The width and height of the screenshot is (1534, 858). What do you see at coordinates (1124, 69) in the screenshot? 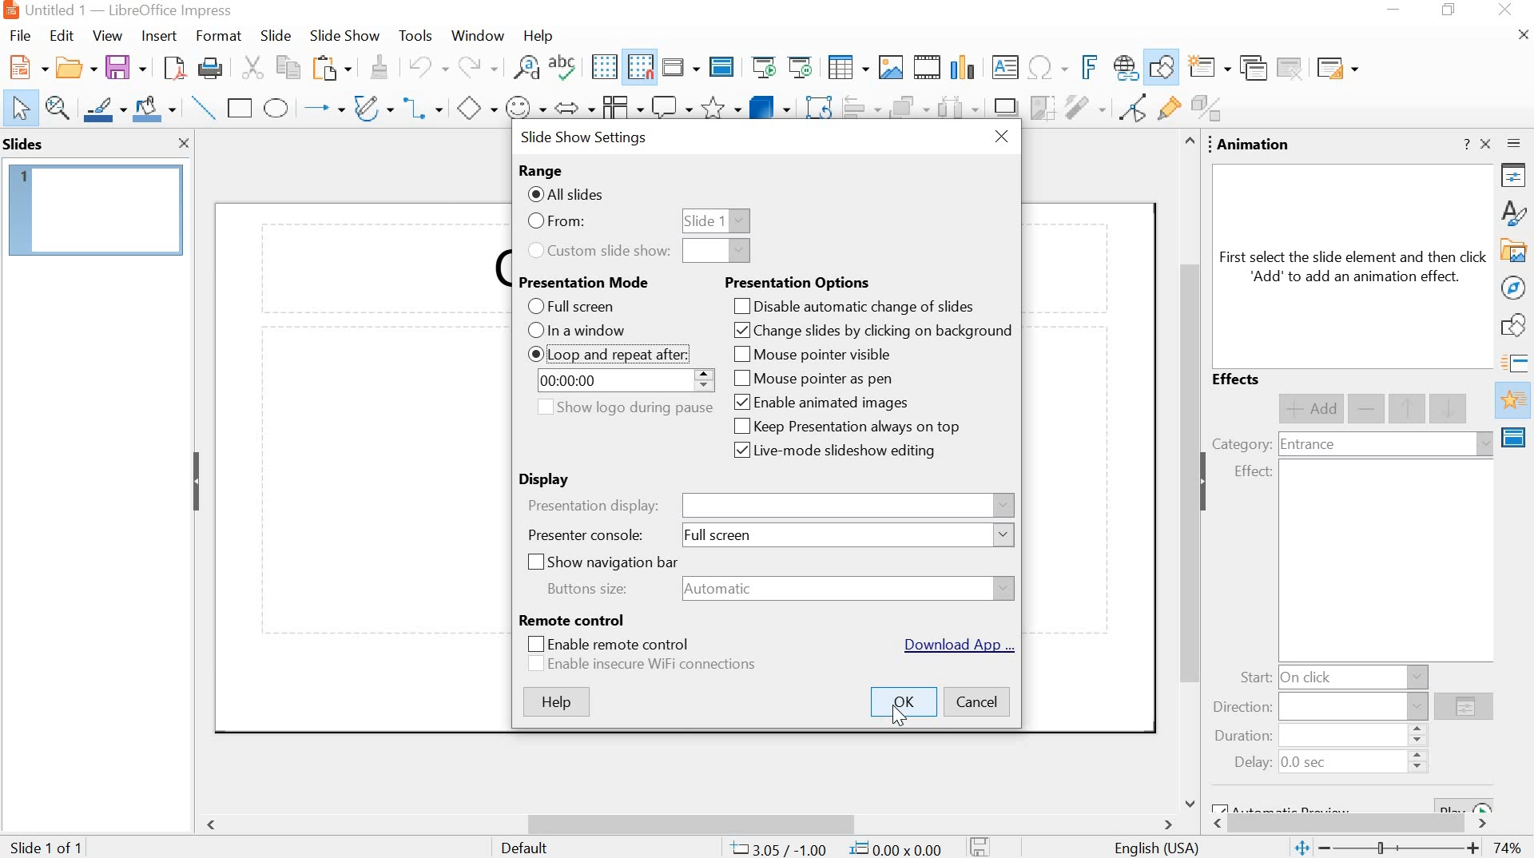
I see `insert hyperlink` at bounding box center [1124, 69].